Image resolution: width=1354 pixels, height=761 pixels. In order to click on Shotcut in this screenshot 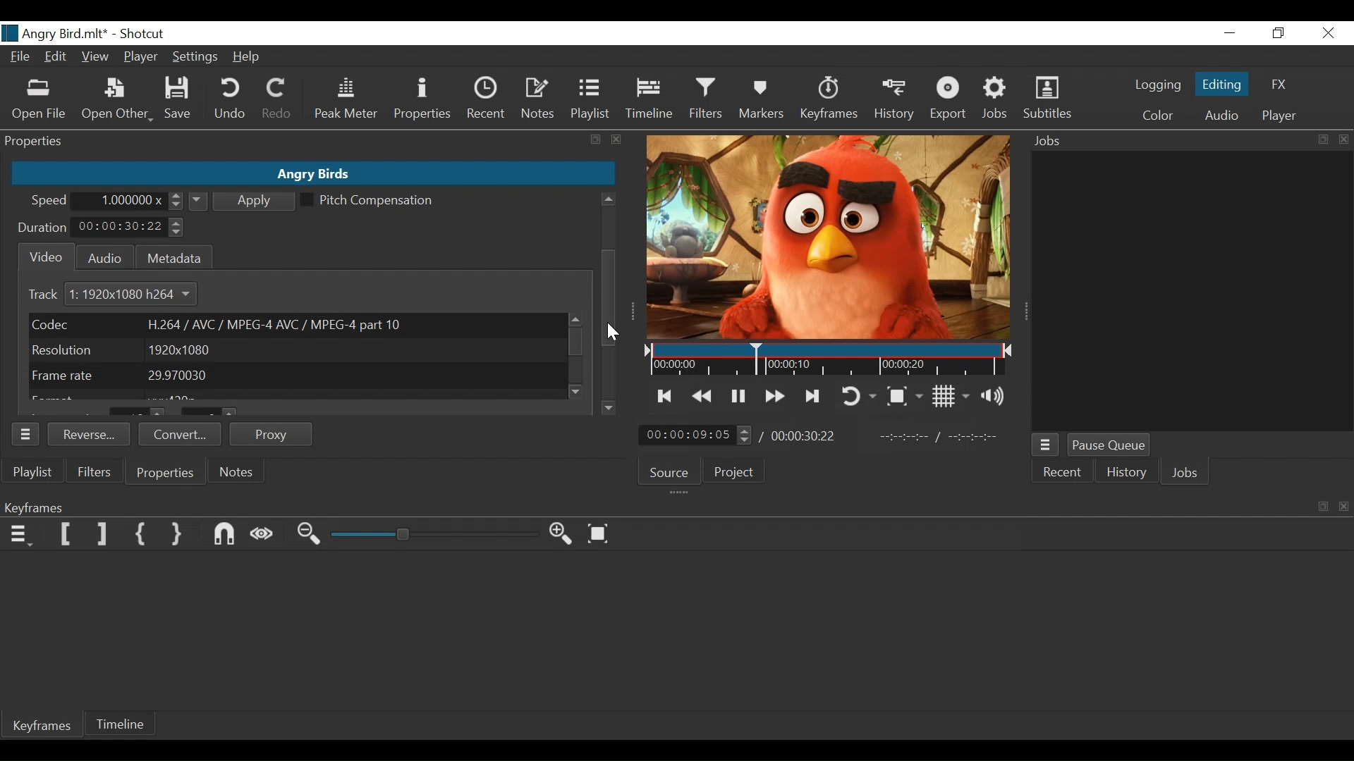, I will do `click(145, 35)`.